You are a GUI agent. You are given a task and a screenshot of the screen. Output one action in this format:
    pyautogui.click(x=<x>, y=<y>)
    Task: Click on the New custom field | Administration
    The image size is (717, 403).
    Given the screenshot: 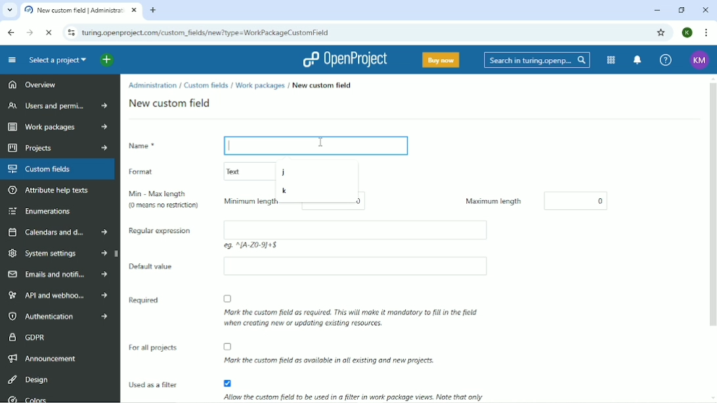 What is the action you would take?
    pyautogui.click(x=82, y=11)
    